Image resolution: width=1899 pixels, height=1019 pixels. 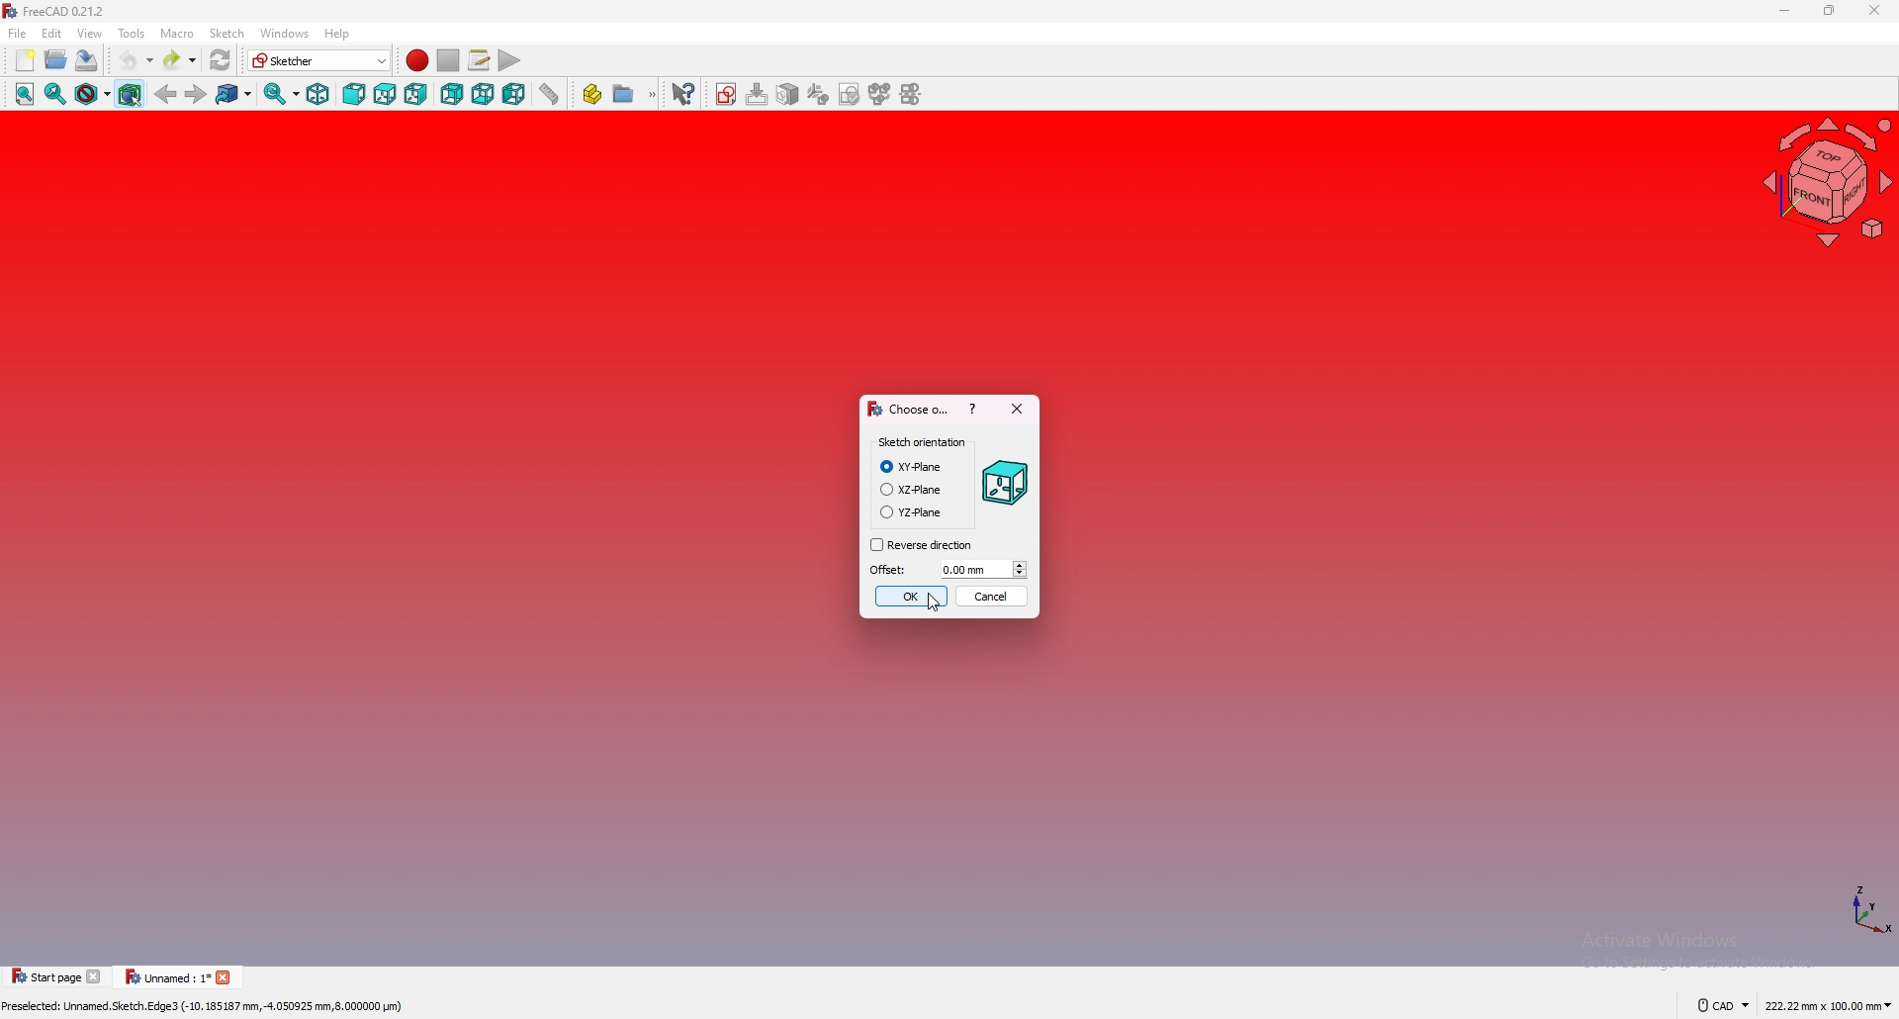 I want to click on goto linked object, so click(x=235, y=94).